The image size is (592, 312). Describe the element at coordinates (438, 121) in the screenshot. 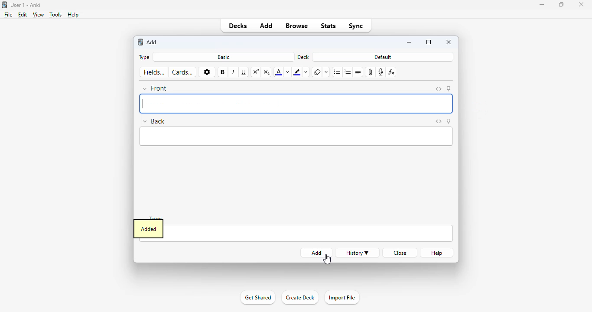

I see `toggle HTML editor` at that location.